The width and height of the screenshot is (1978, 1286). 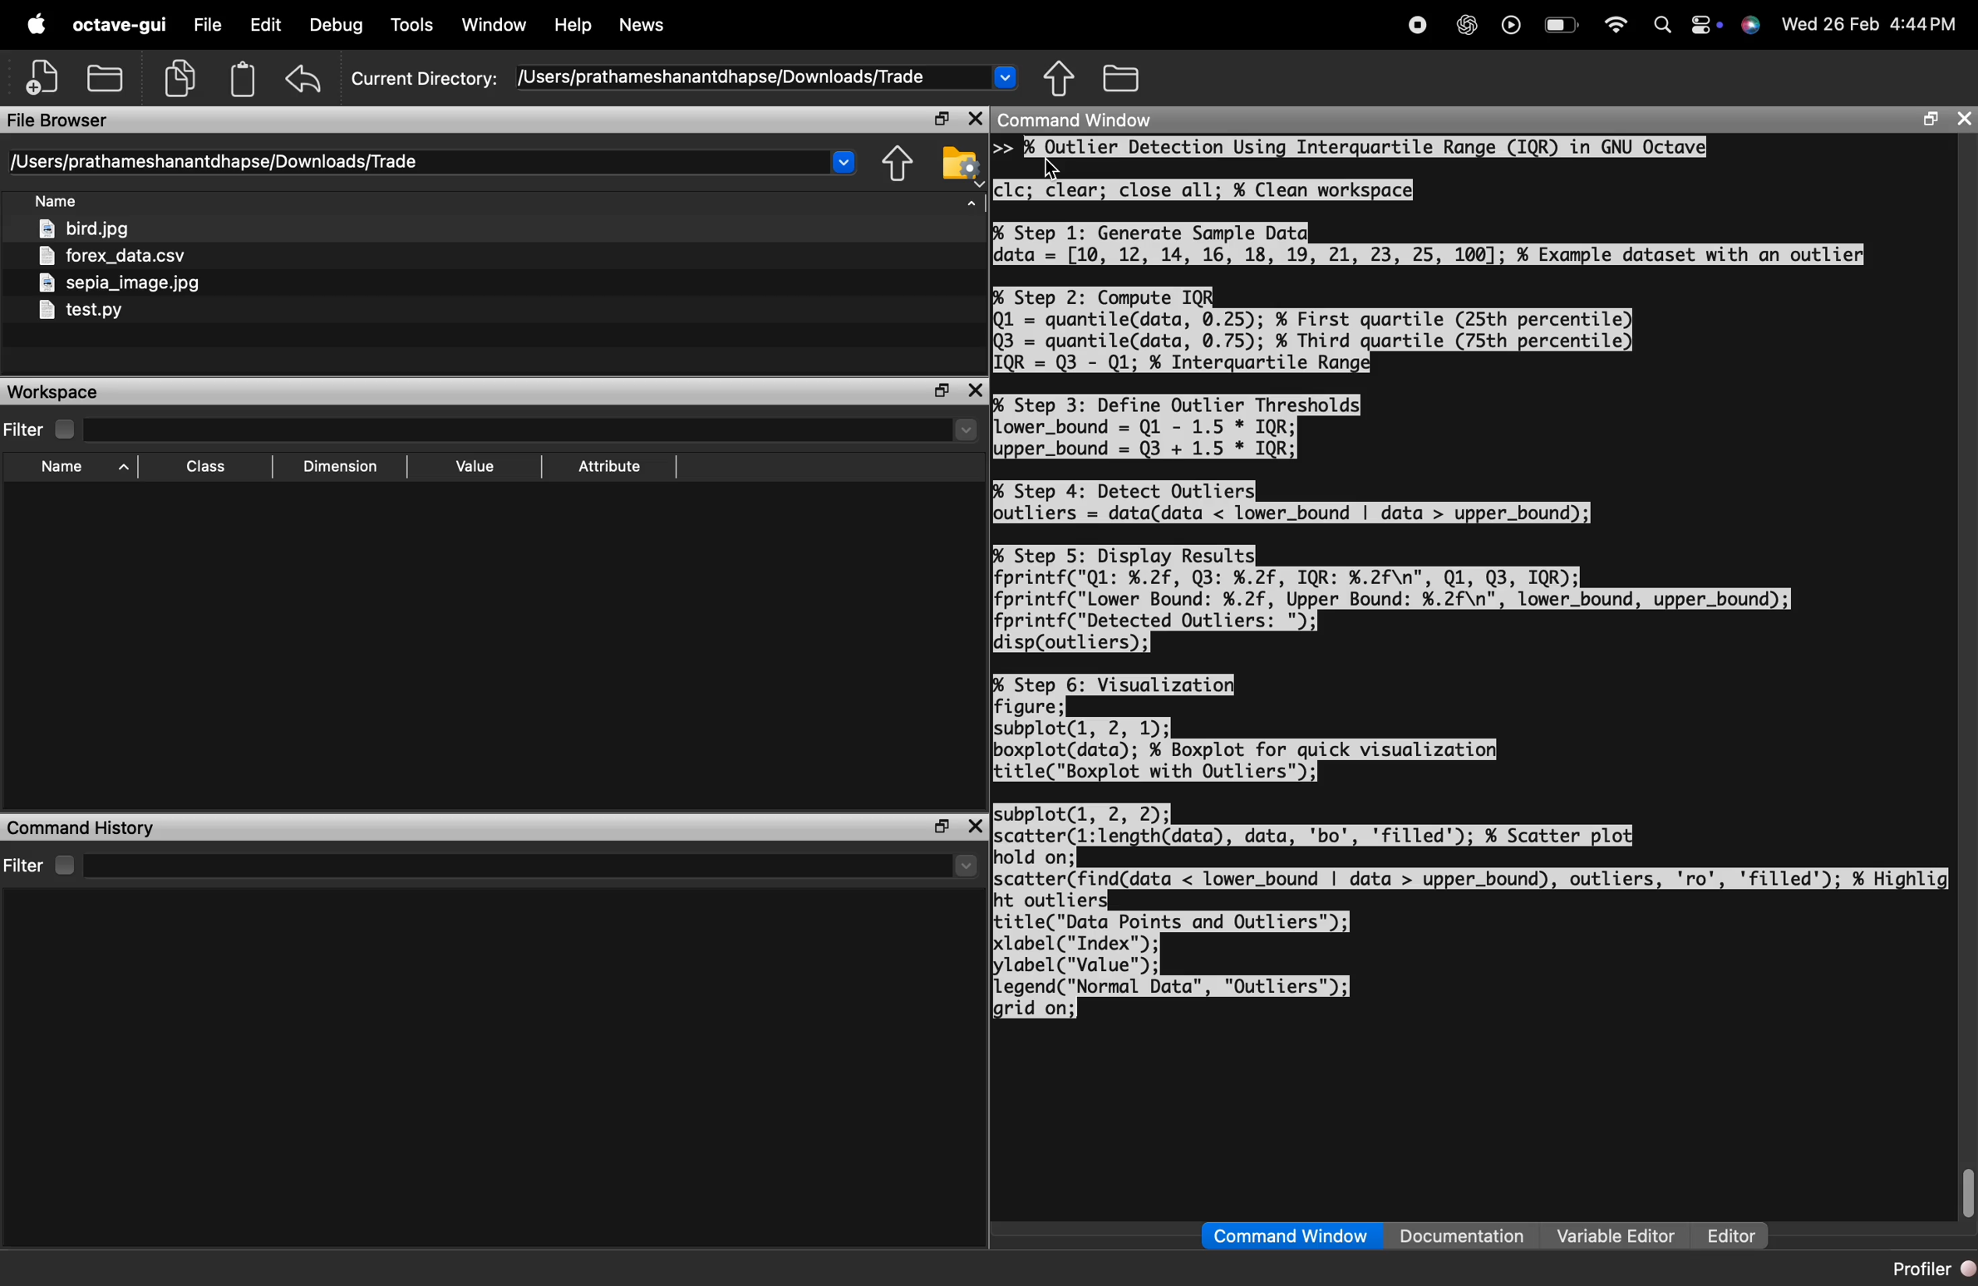 What do you see at coordinates (121, 283) in the screenshot?
I see `sepia_image.jpg` at bounding box center [121, 283].